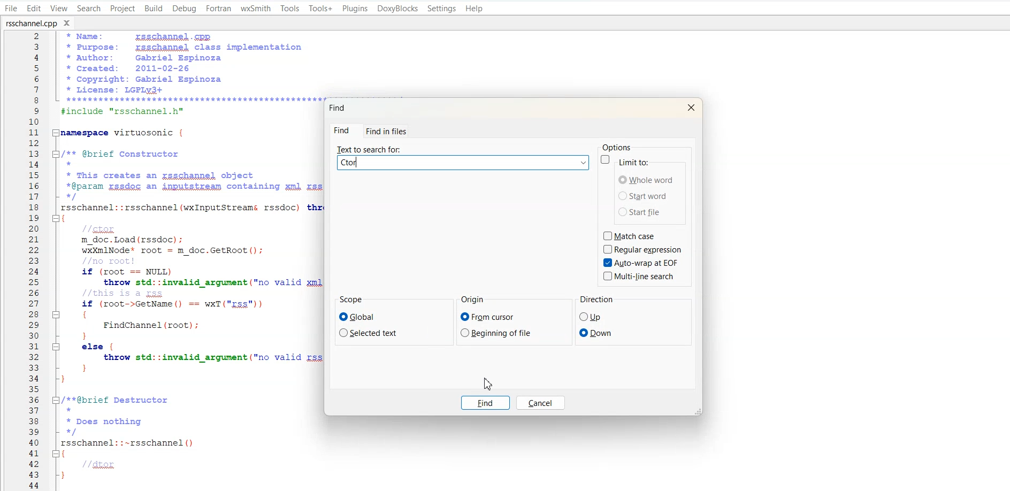  What do you see at coordinates (194, 258) in the screenshot?
I see `+Name: rsschannel.cpp* Purpose:  zsschanpel class implementation* Ruthor: Gabriel Espinoza* Created: 2011-02-26* Copyright: Gabriel Espinoza* License: LGPLy3+LT TTY]#include "rsschannel.h”namespace virtuosonic {/** @brief Constructor** This creates an zsschanpel object*@param gssdoc an ipputstream containing xml zss dataxrsschannel::rsschannel (wxInputStreams rssdoc) throw (std::invalid argument1m_doc. Load (rssdoc) ;wxXmlNode* root = m_doc.GetRoot();if (root == NULL)throw std::invalid argument ("no valid zml data found");if (root->GetName() == wxT("rss"))] {FindChannel (root) ;: }| else {throw std::invalid argument ("no valid rss data found");] }}/**@brief Destructor** Does nothingxrsschannel::-~rsschannel()1//dtor}` at bounding box center [194, 258].